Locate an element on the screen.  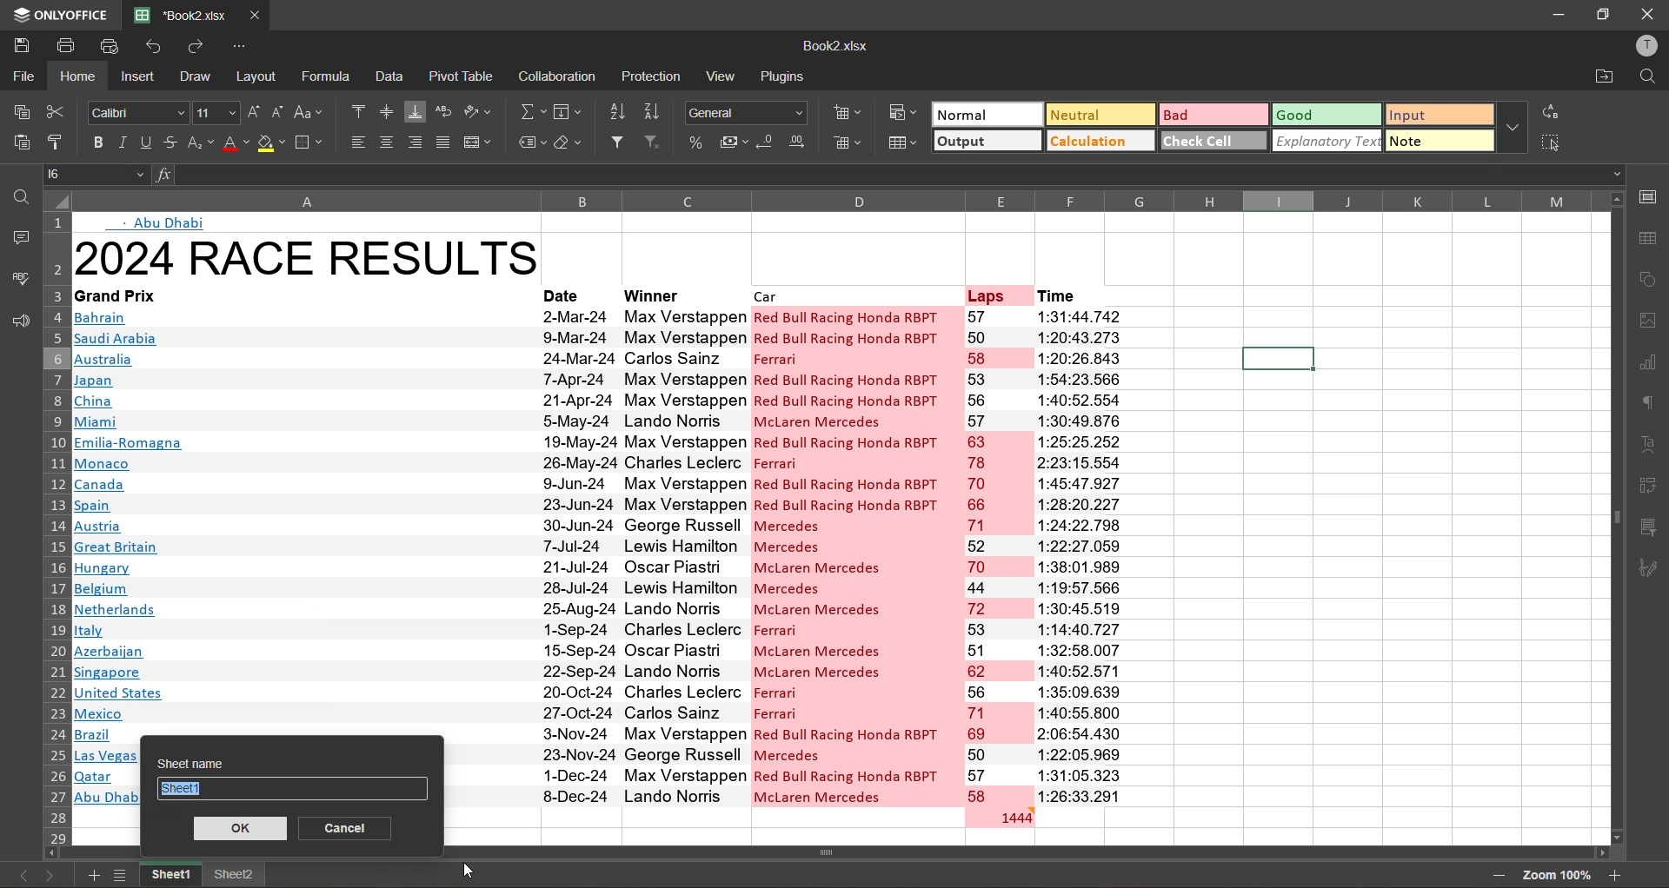
slicer is located at coordinates (1648, 527).